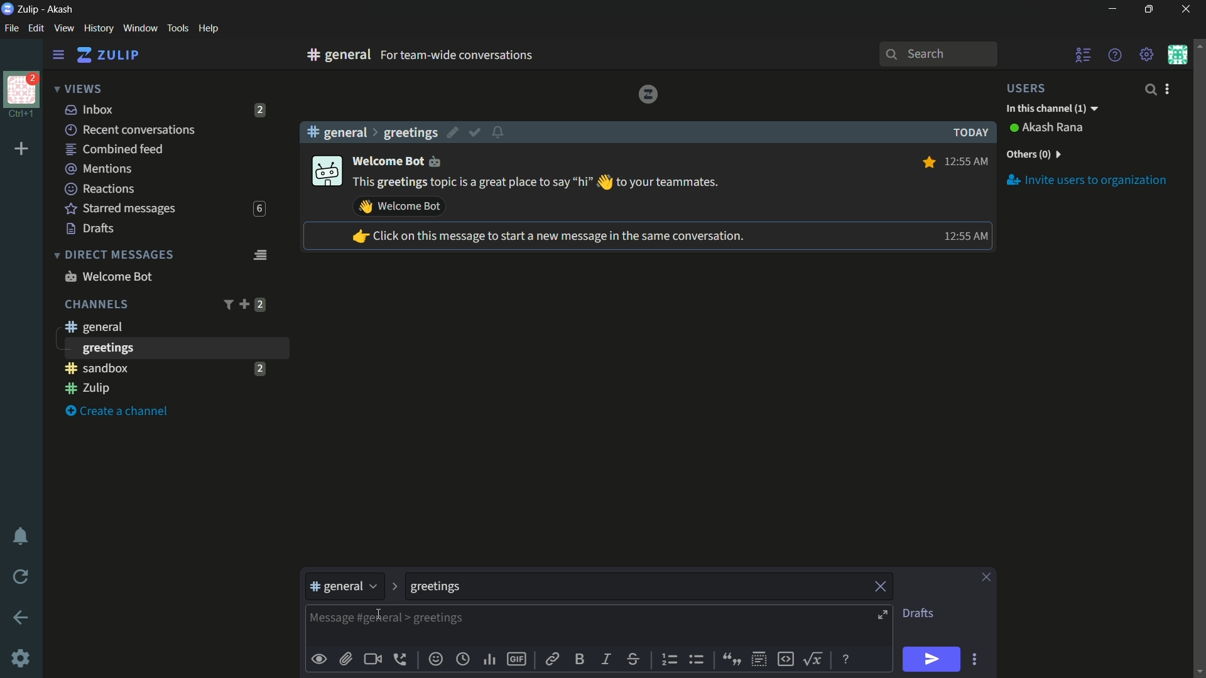  What do you see at coordinates (696, 658) in the screenshot?
I see `underordered list` at bounding box center [696, 658].